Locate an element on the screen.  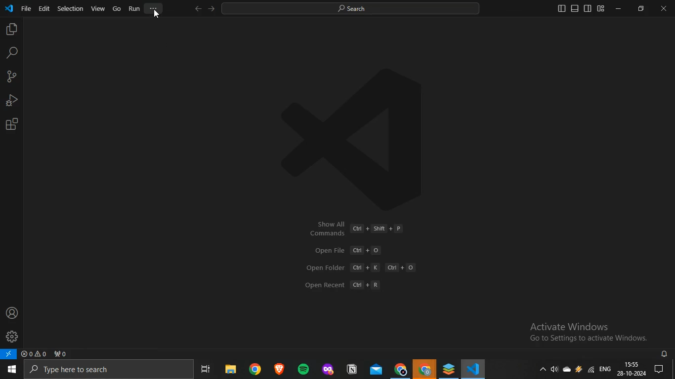
Activate Windows
Go to Settings to activate Windows. is located at coordinates (579, 331).